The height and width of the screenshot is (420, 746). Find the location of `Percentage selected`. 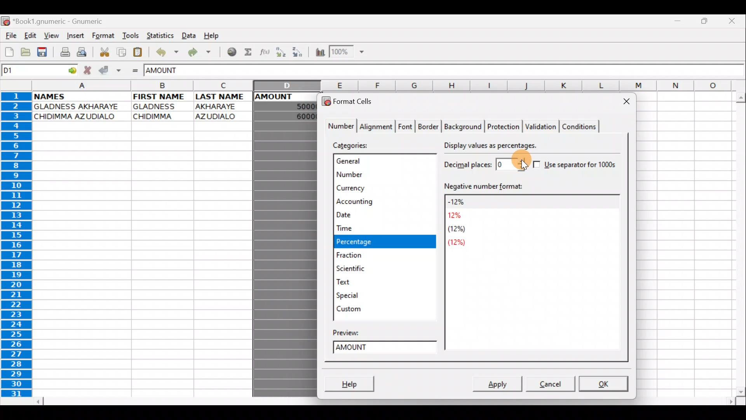

Percentage selected is located at coordinates (383, 242).